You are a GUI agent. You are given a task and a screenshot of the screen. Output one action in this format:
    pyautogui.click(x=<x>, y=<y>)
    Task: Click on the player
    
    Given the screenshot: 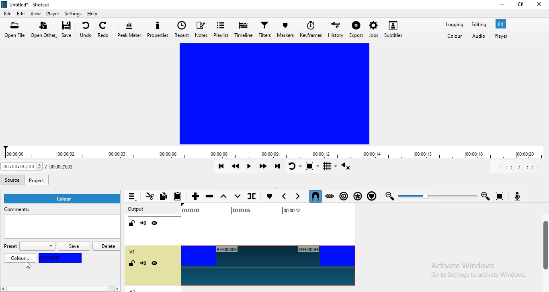 What is the action you would take?
    pyautogui.click(x=501, y=36)
    